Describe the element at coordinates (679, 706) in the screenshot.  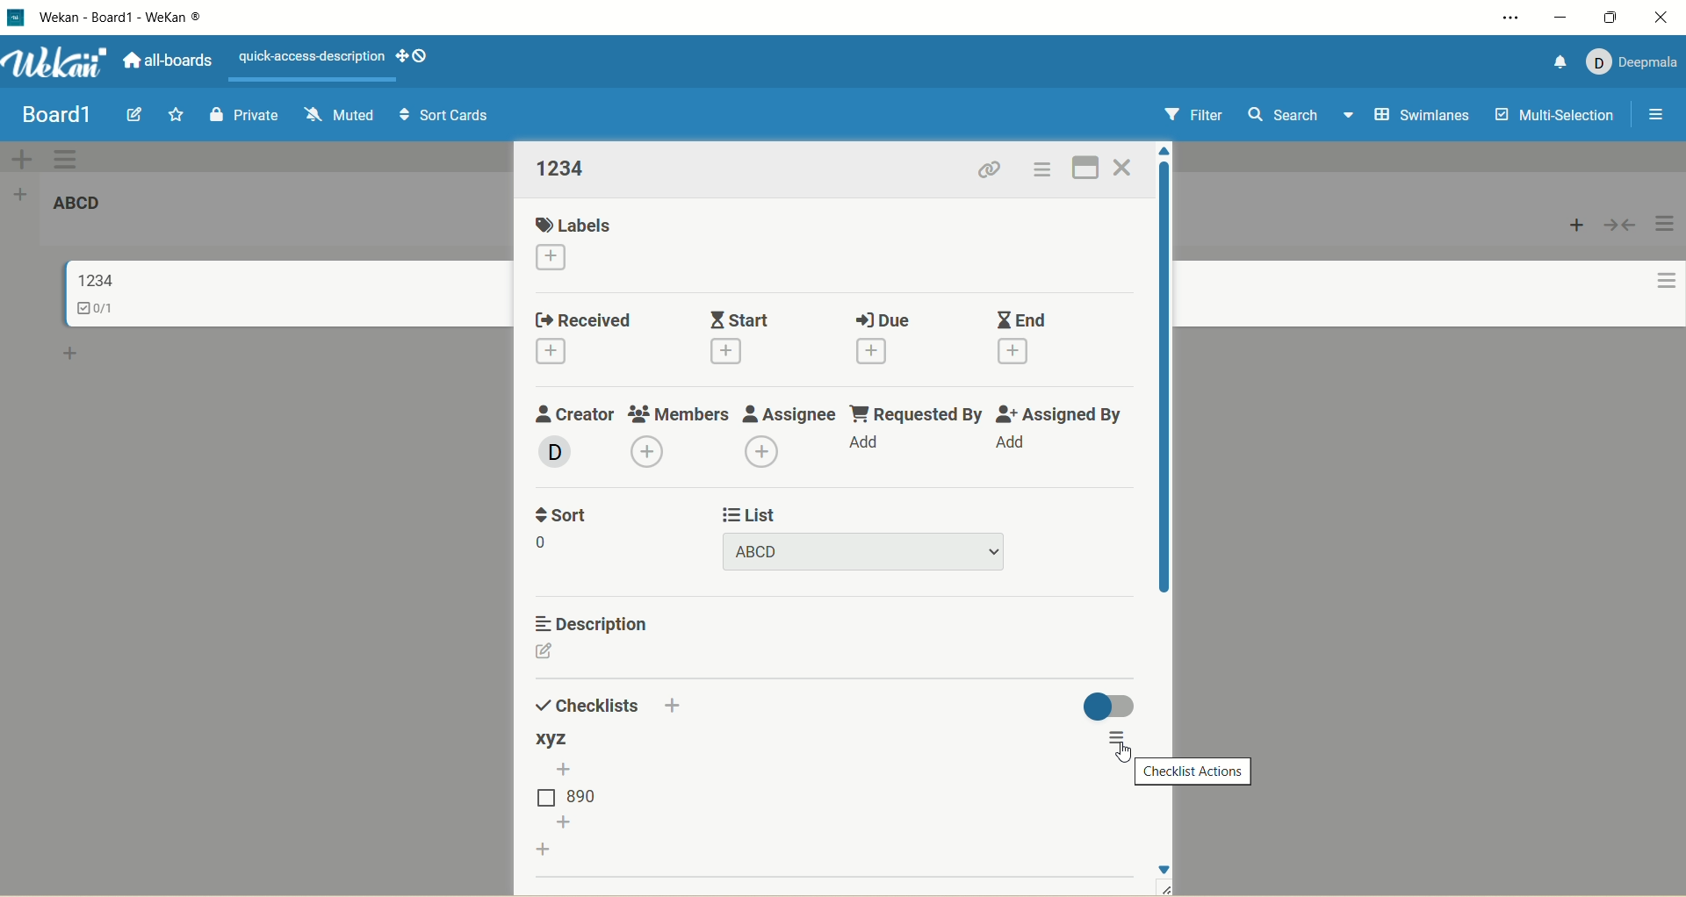
I see `add` at that location.